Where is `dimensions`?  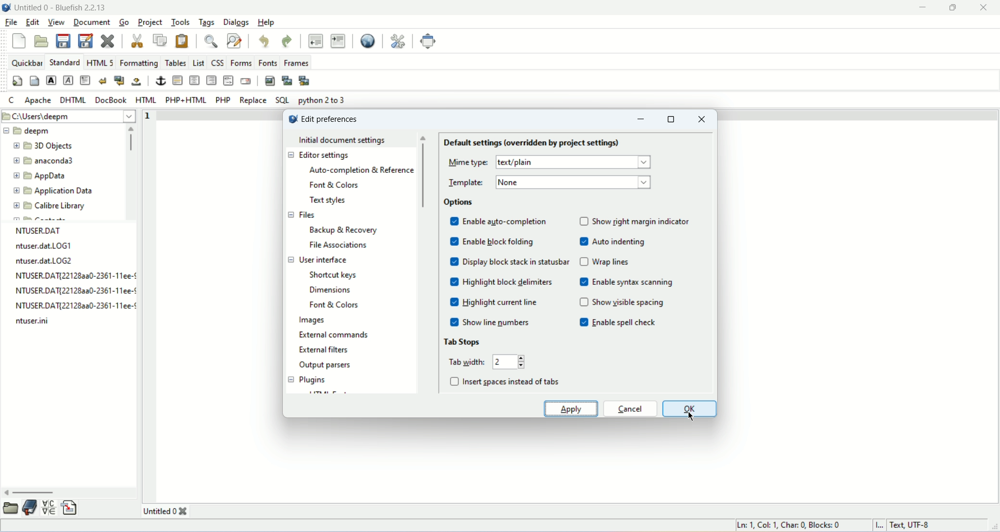
dimensions is located at coordinates (330, 289).